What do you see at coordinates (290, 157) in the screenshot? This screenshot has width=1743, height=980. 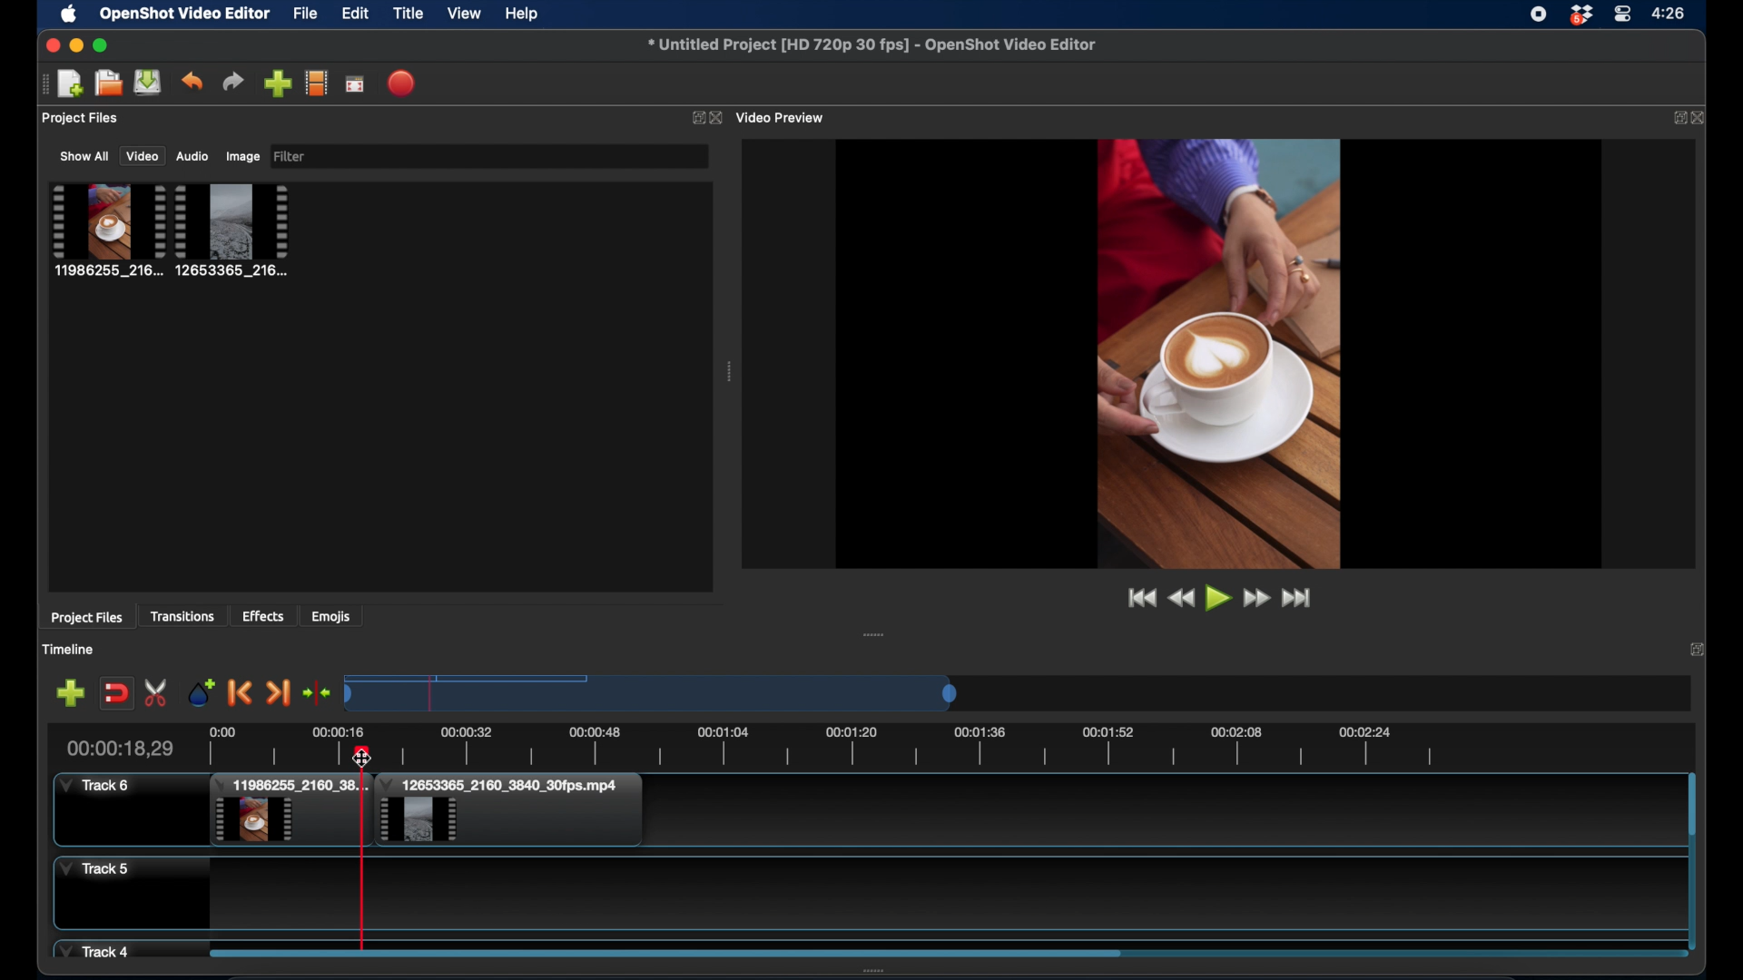 I see `filter` at bounding box center [290, 157].